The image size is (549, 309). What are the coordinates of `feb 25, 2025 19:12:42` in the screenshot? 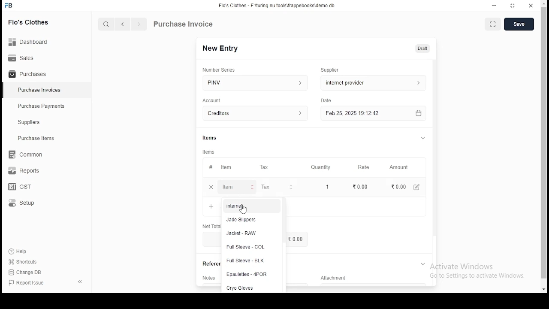 It's located at (376, 113).